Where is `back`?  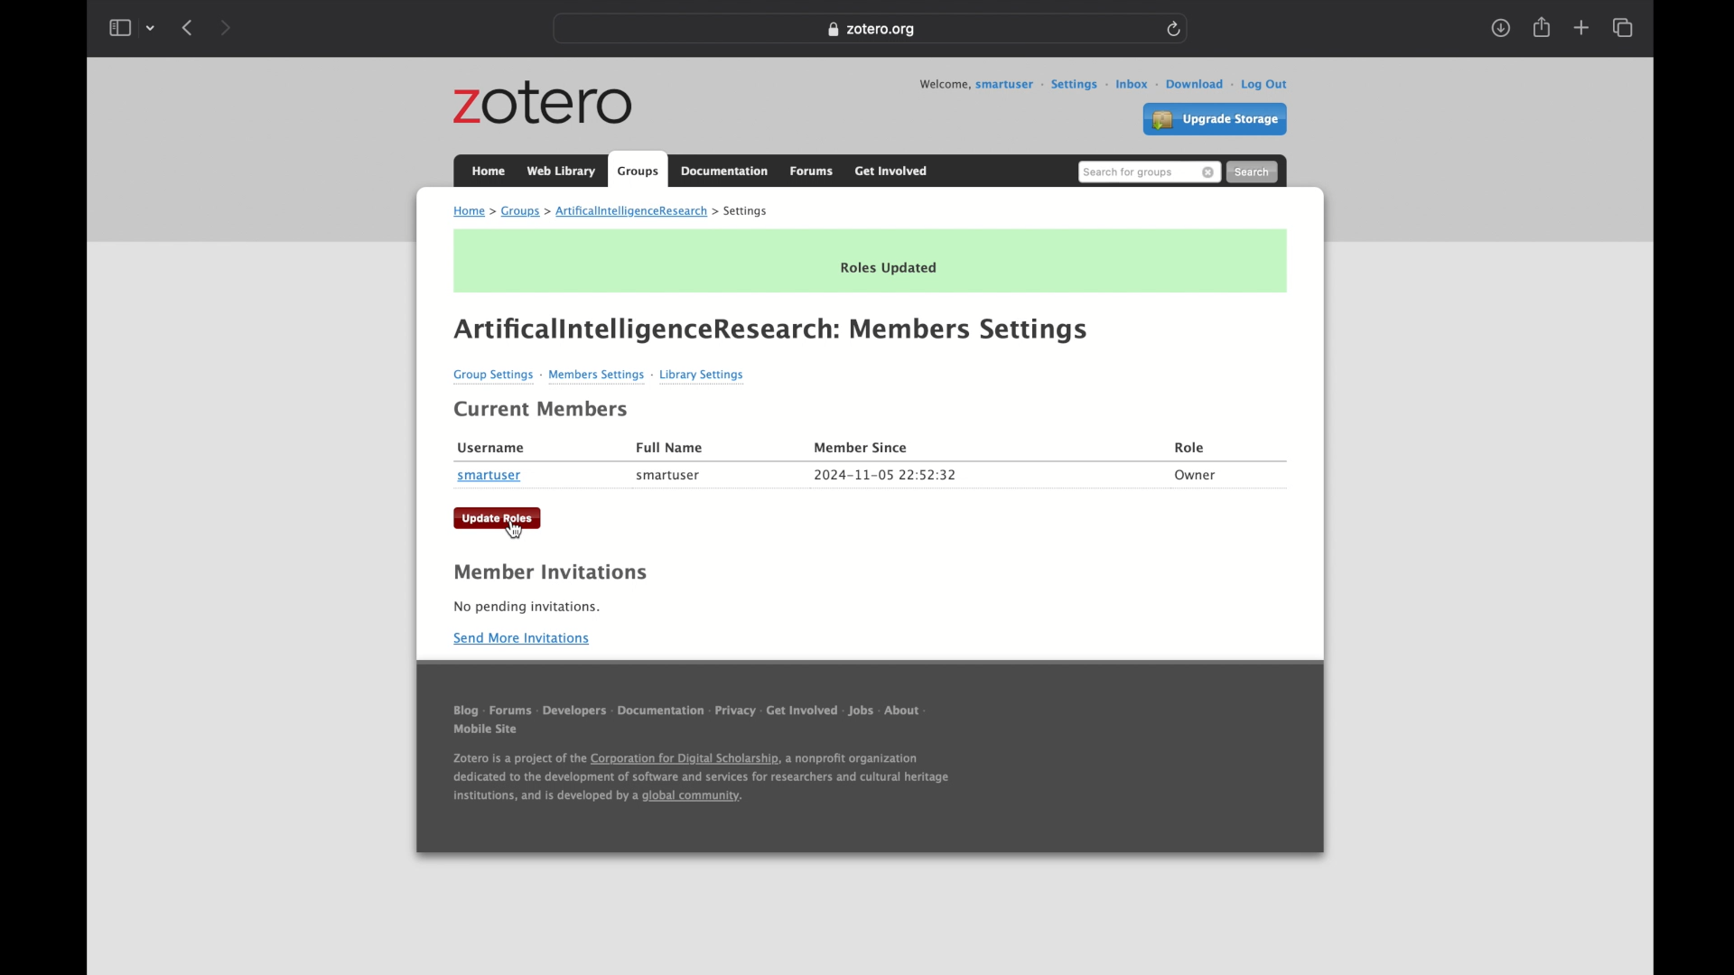
back is located at coordinates (187, 27).